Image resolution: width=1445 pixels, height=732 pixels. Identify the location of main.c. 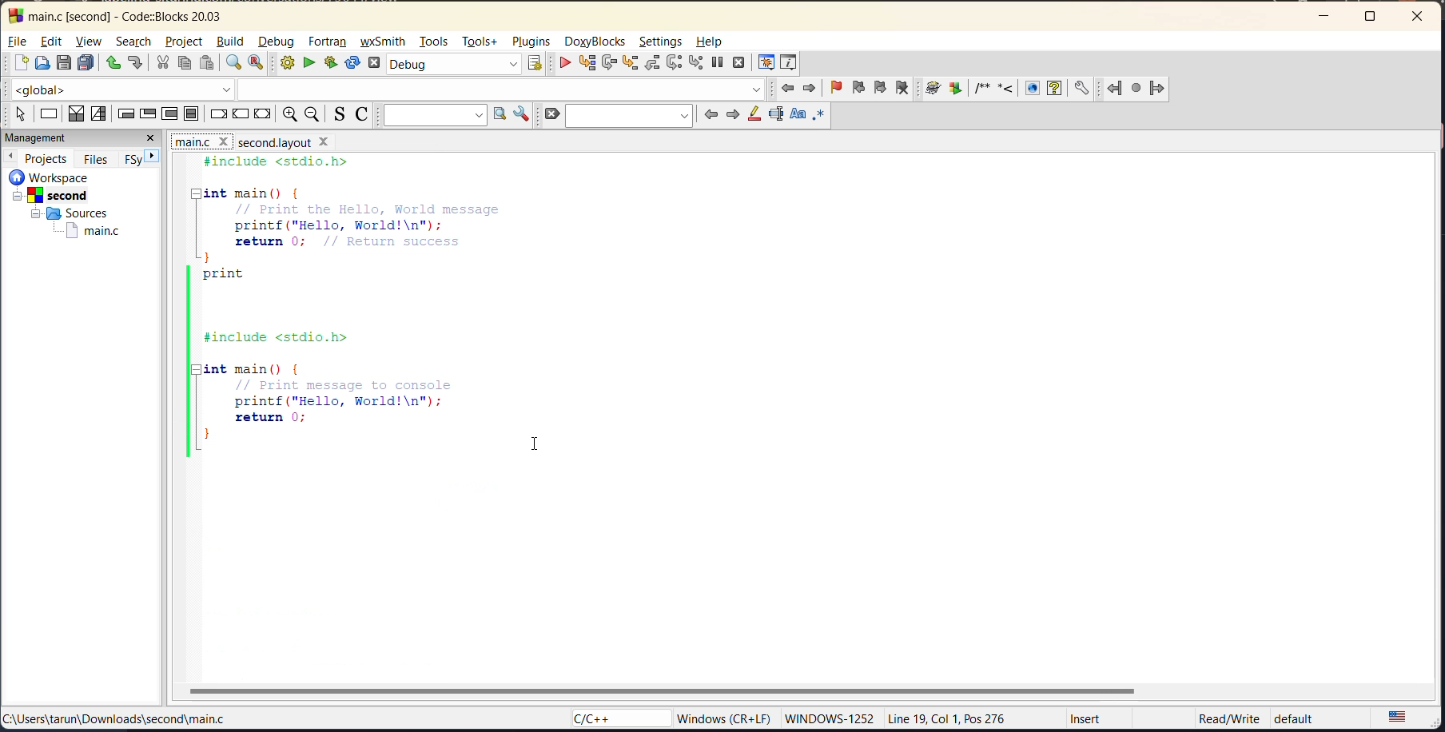
(90, 230).